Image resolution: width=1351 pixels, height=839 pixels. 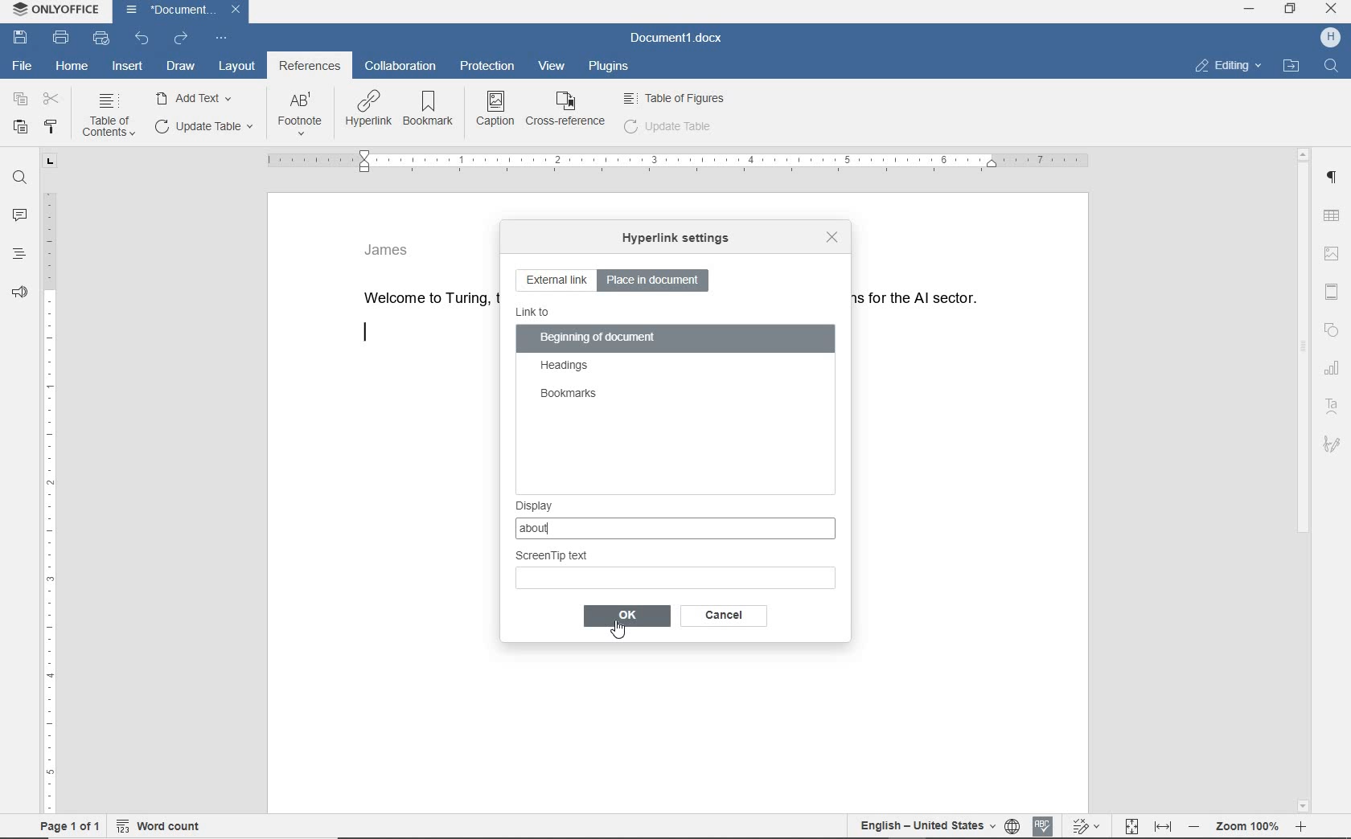 What do you see at coordinates (180, 39) in the screenshot?
I see `redo` at bounding box center [180, 39].